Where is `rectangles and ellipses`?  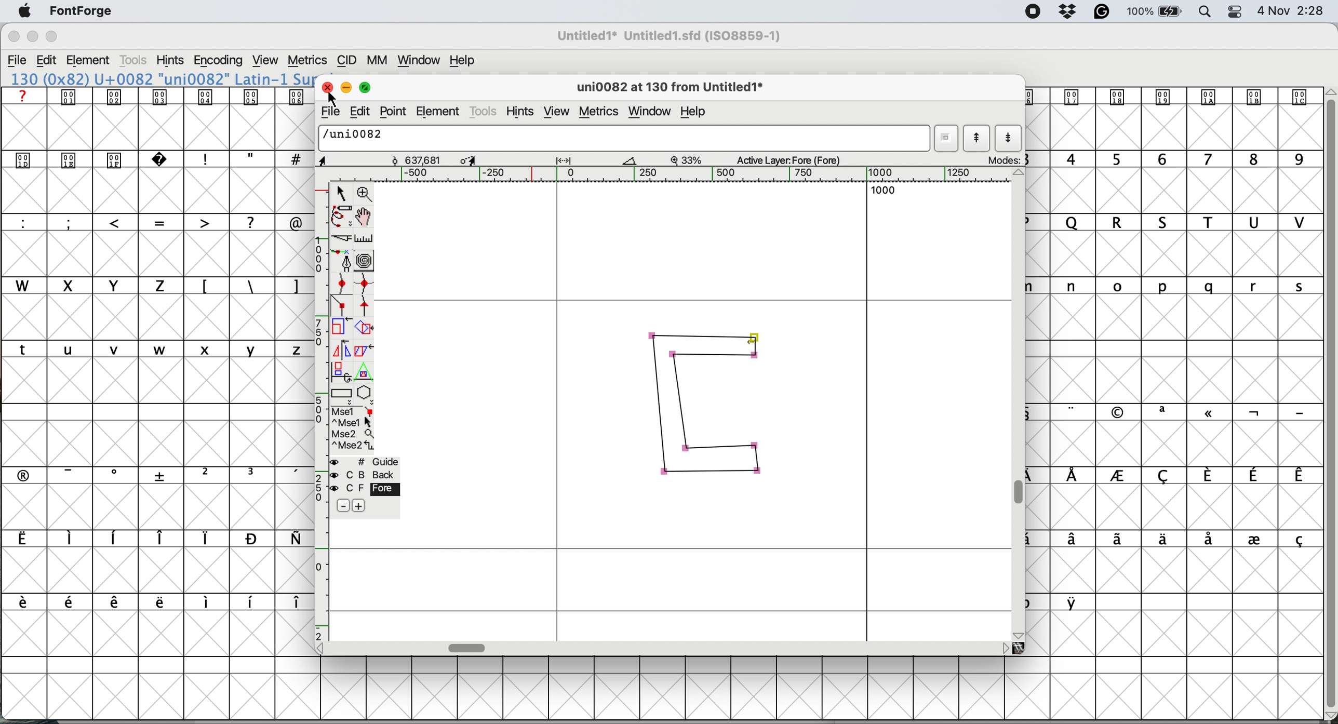 rectangles and ellipses is located at coordinates (343, 395).